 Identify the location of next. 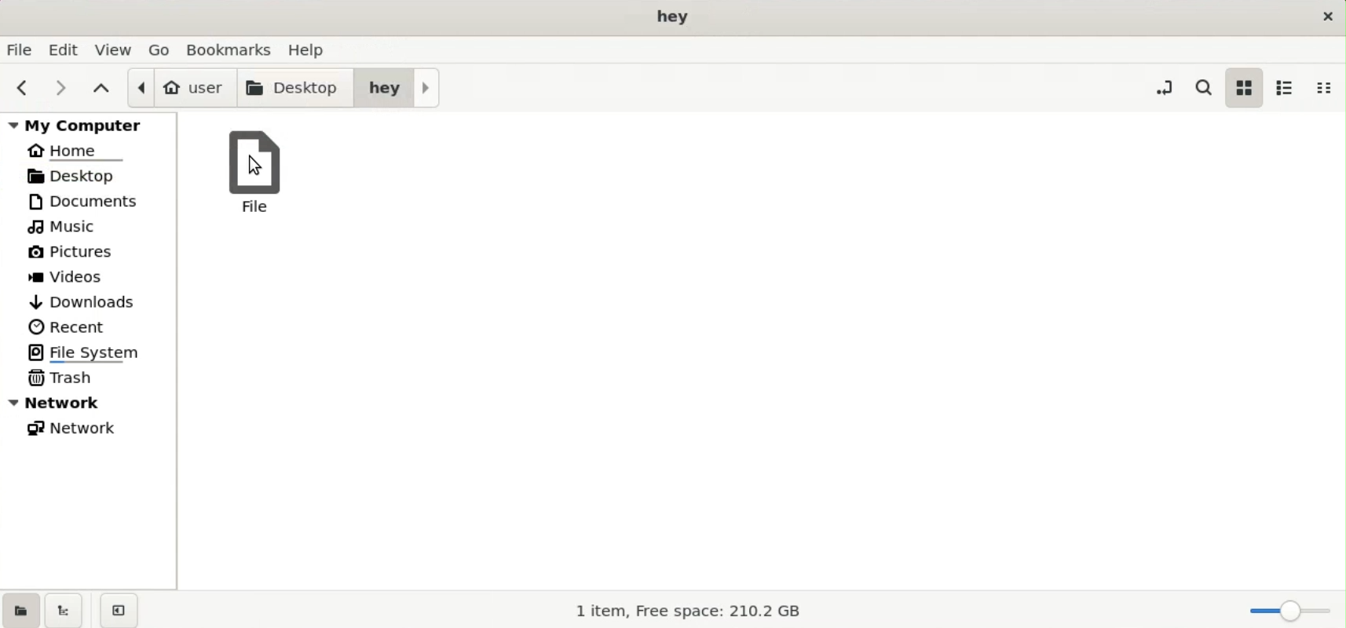
(56, 87).